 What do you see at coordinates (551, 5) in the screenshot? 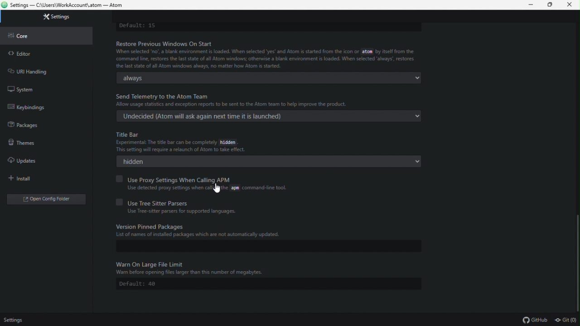
I see `restore` at bounding box center [551, 5].